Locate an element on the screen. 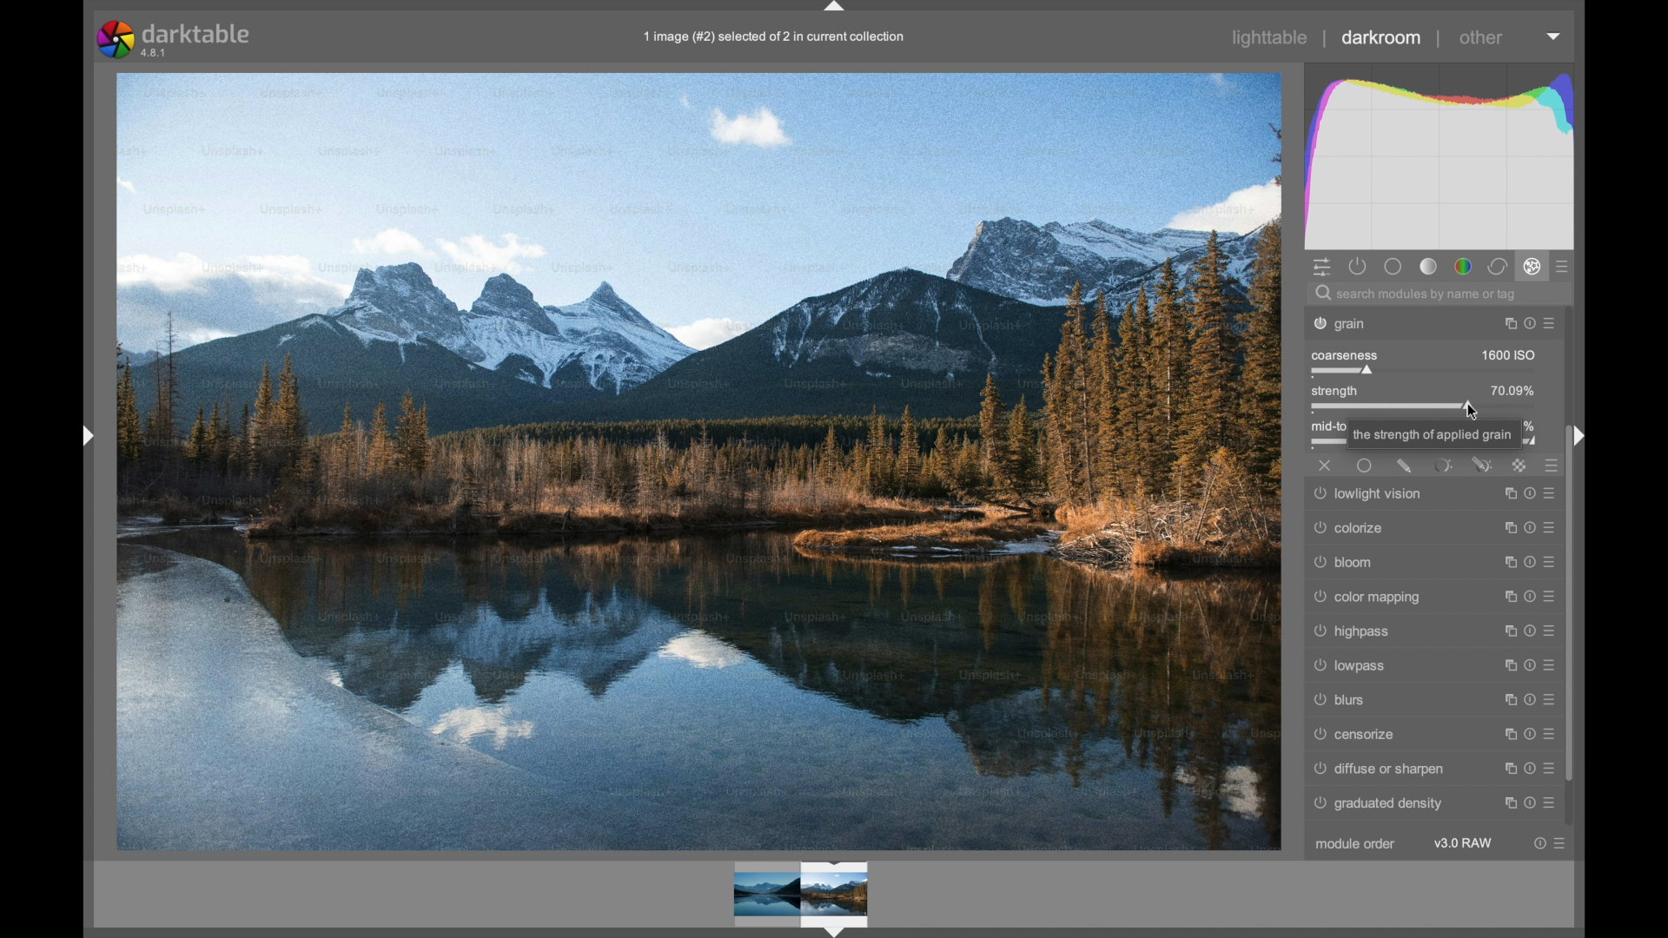 This screenshot has width=1668, height=938. cursor is located at coordinates (1470, 410).